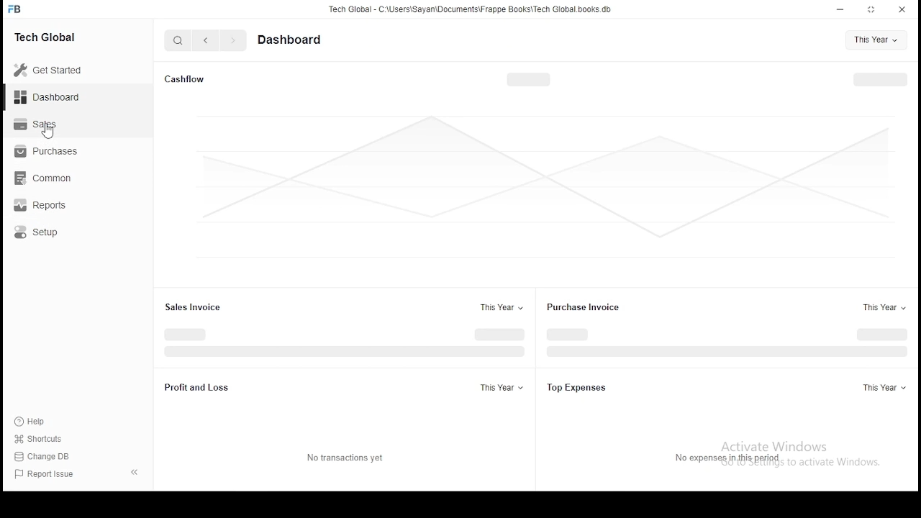 This screenshot has height=518, width=921. Describe the element at coordinates (883, 388) in the screenshot. I see `this year` at that location.